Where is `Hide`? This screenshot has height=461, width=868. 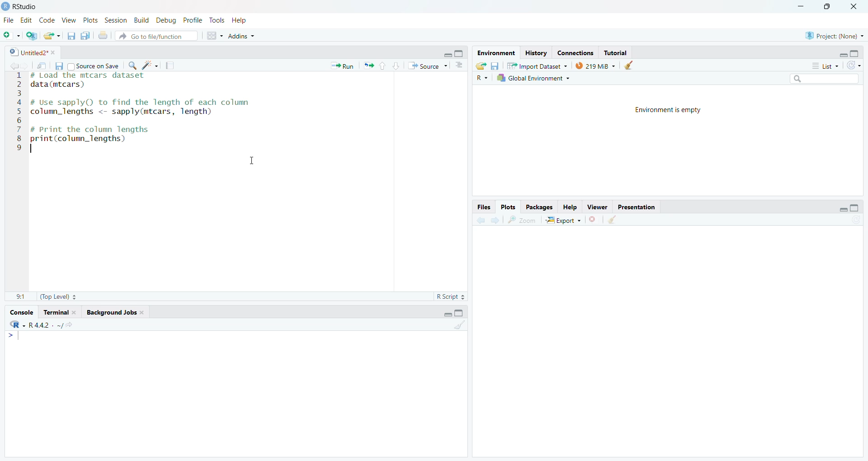
Hide is located at coordinates (447, 53).